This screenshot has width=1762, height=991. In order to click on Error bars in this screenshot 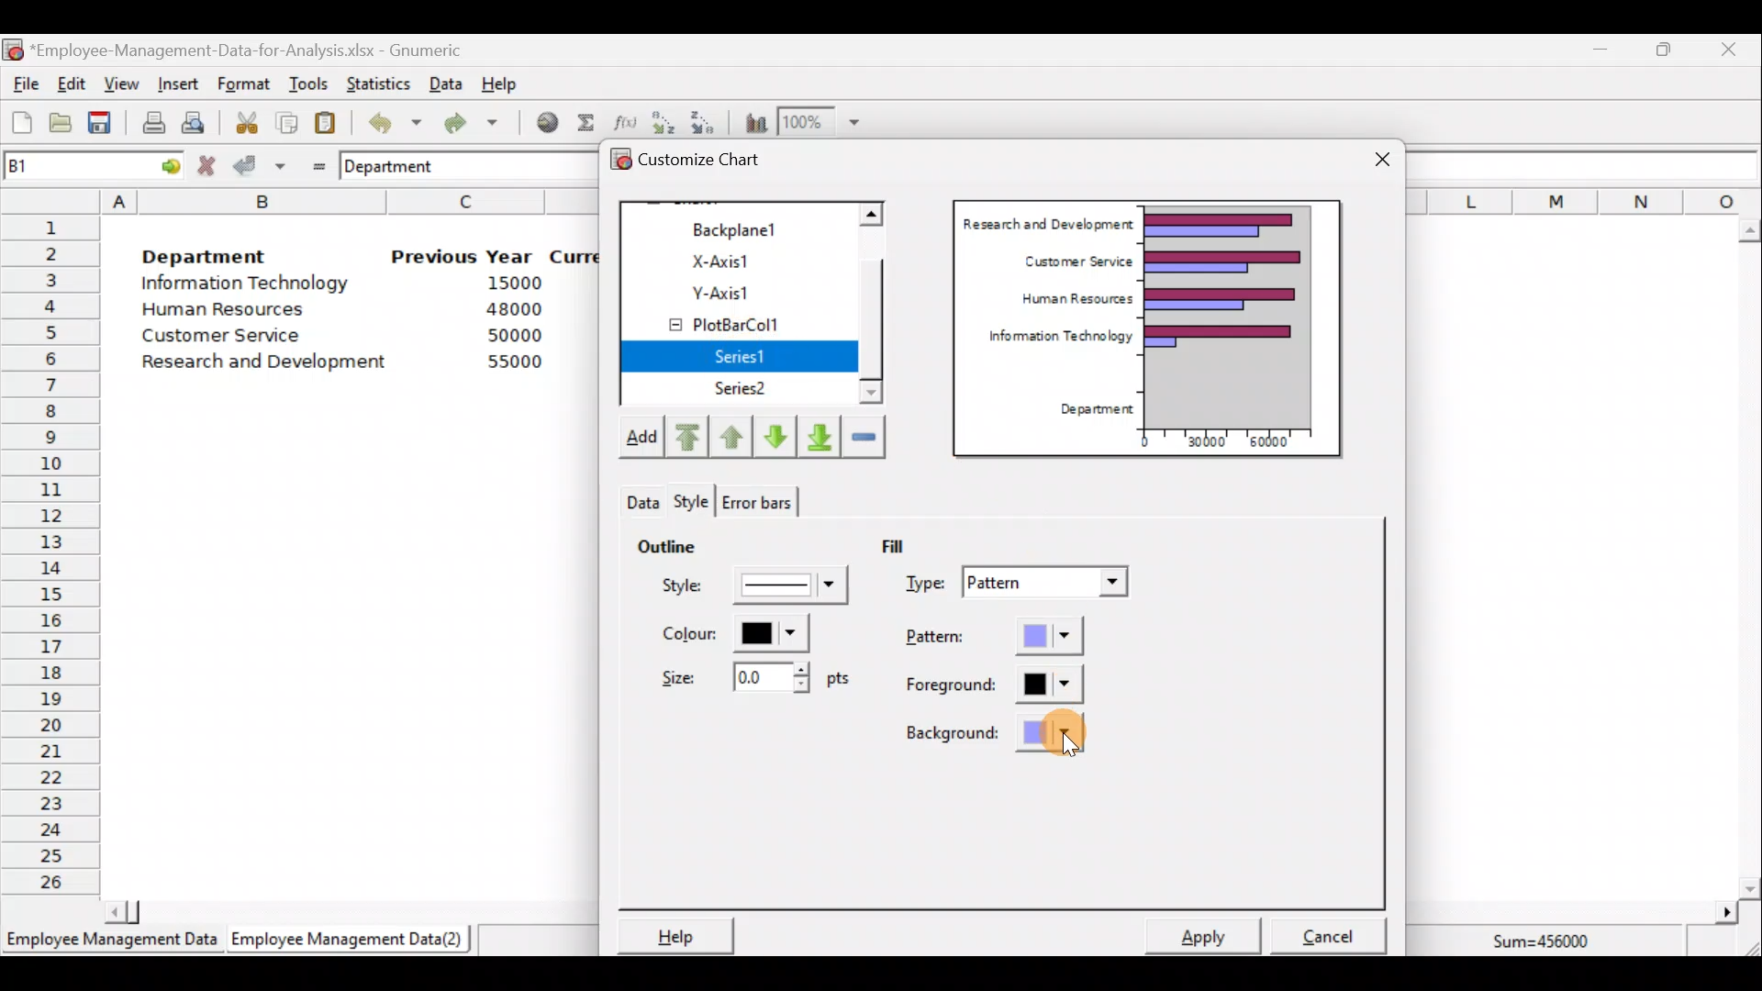, I will do `click(756, 498)`.